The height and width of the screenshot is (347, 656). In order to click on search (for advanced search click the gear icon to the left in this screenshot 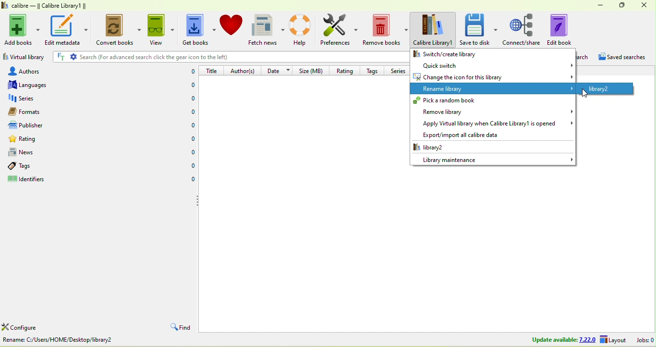, I will do `click(228, 57)`.